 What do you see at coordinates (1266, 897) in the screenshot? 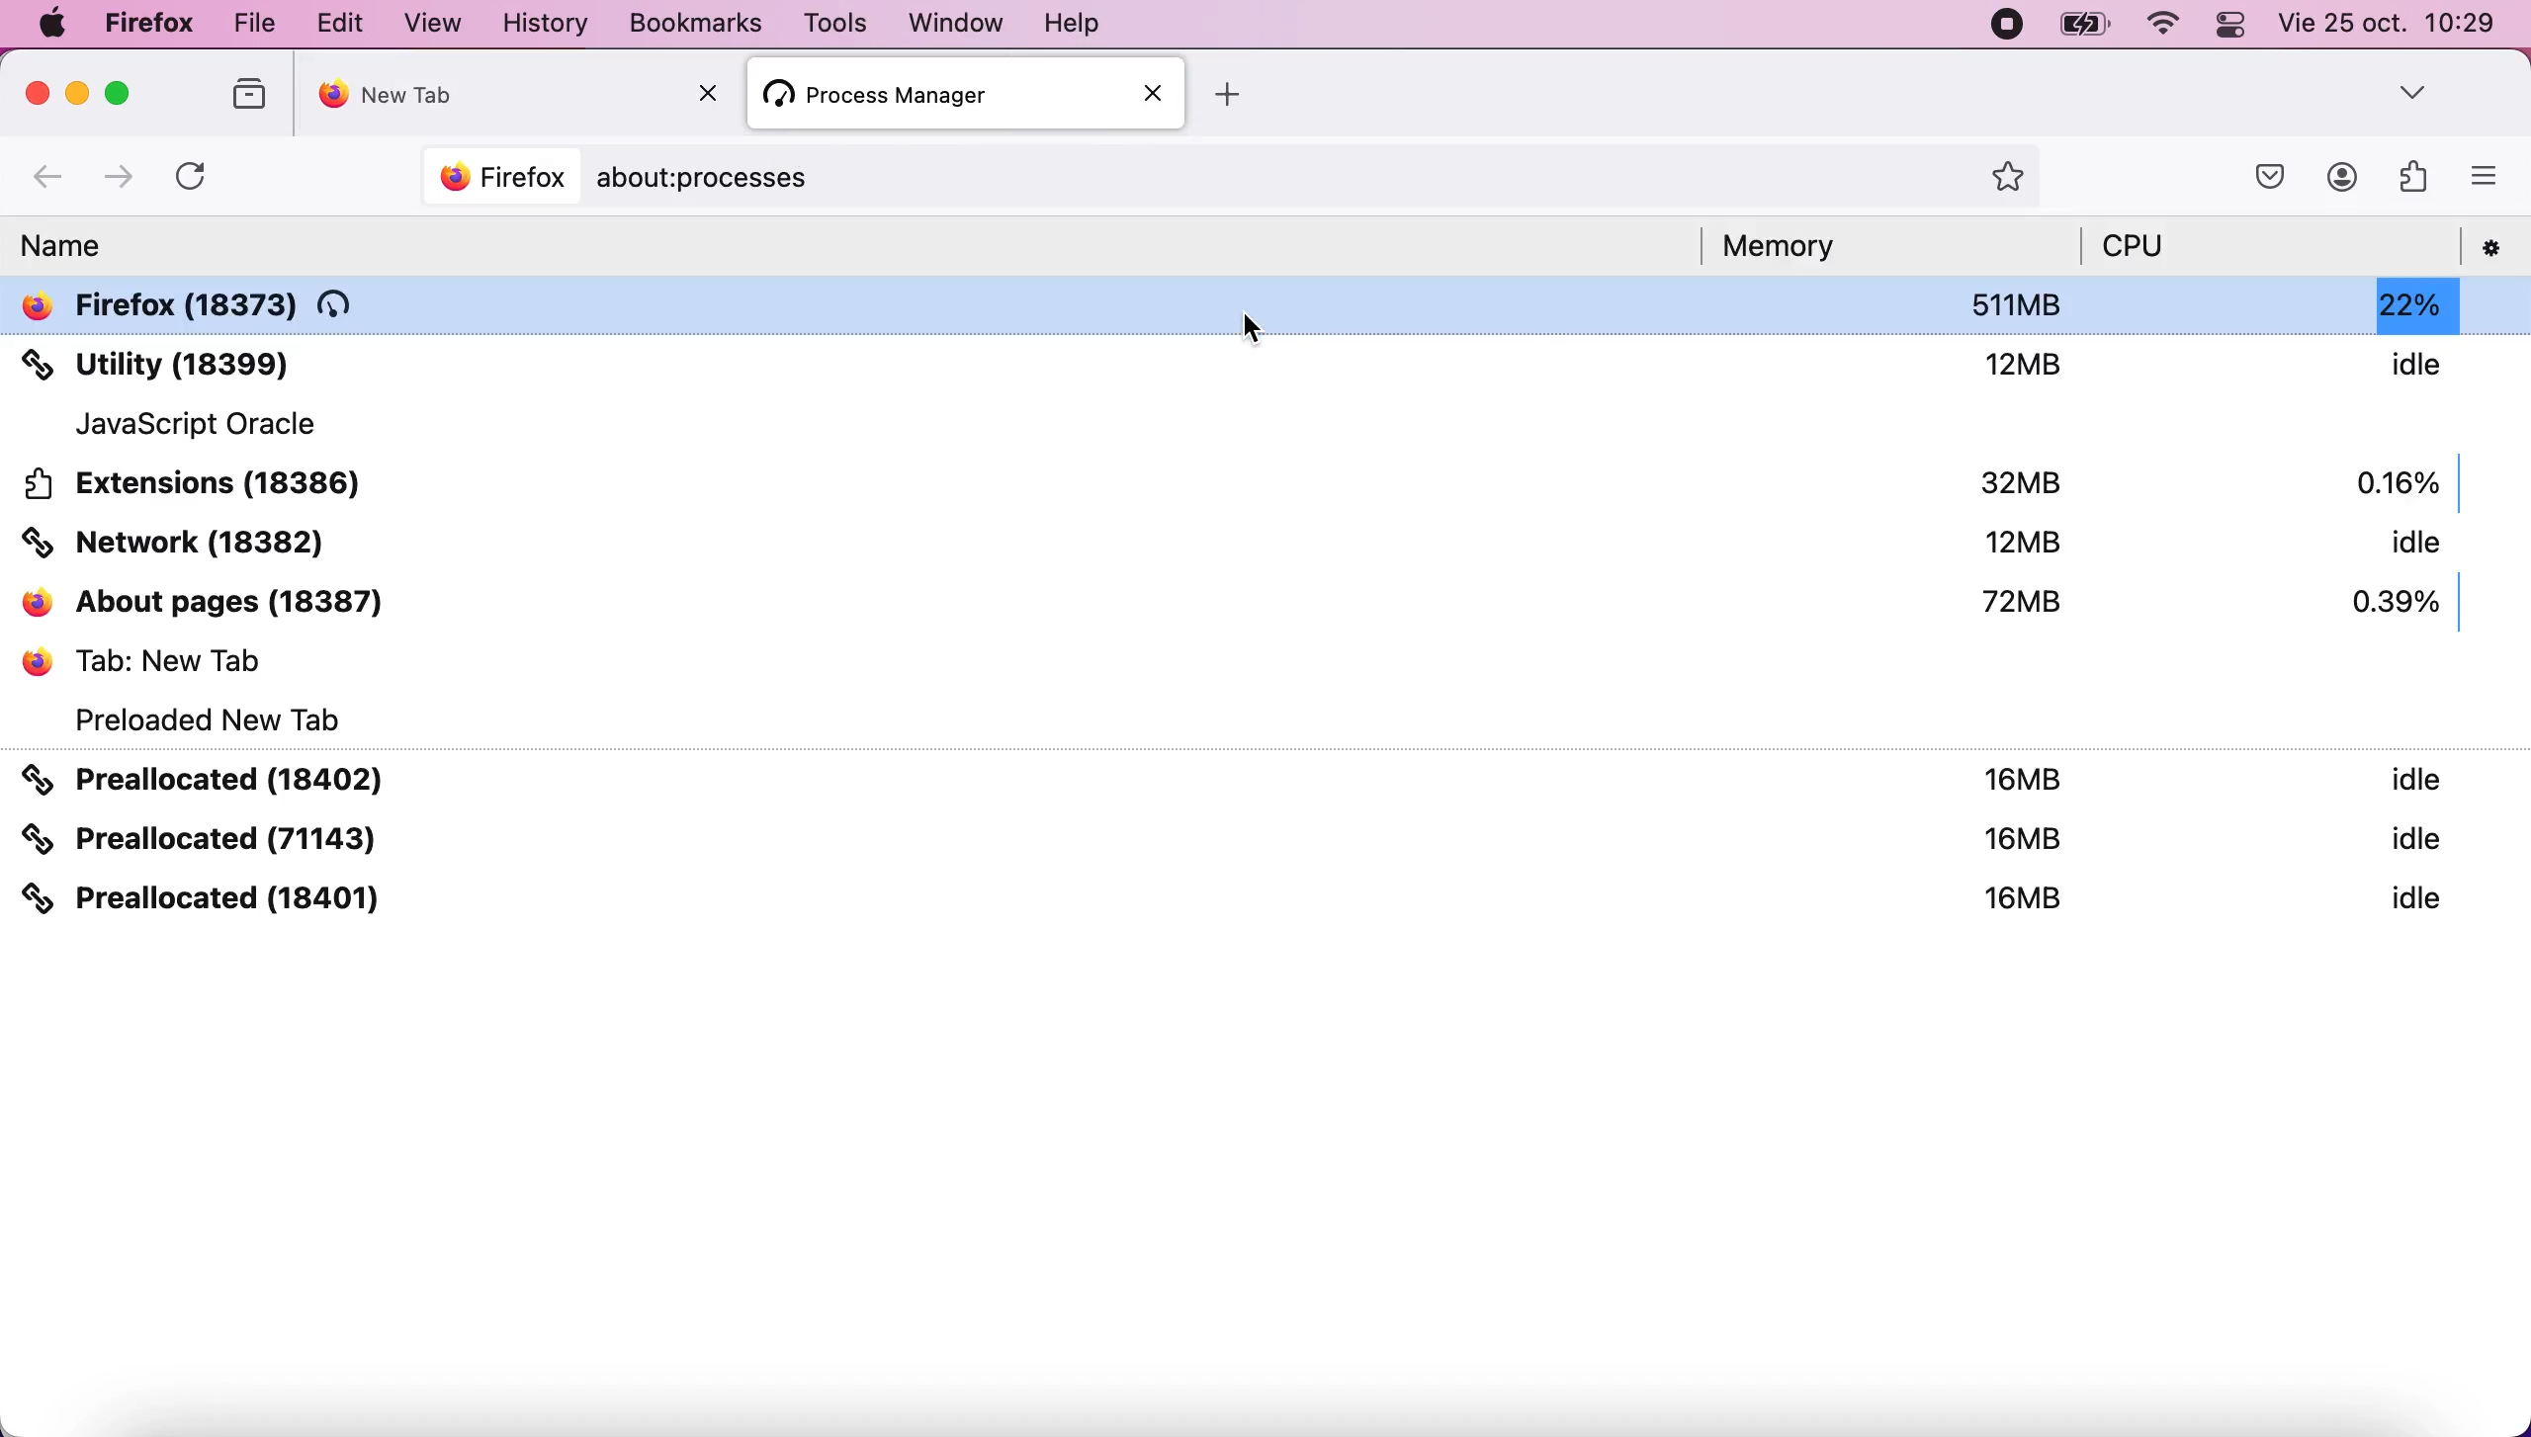
I see `Prellocated` at bounding box center [1266, 897].